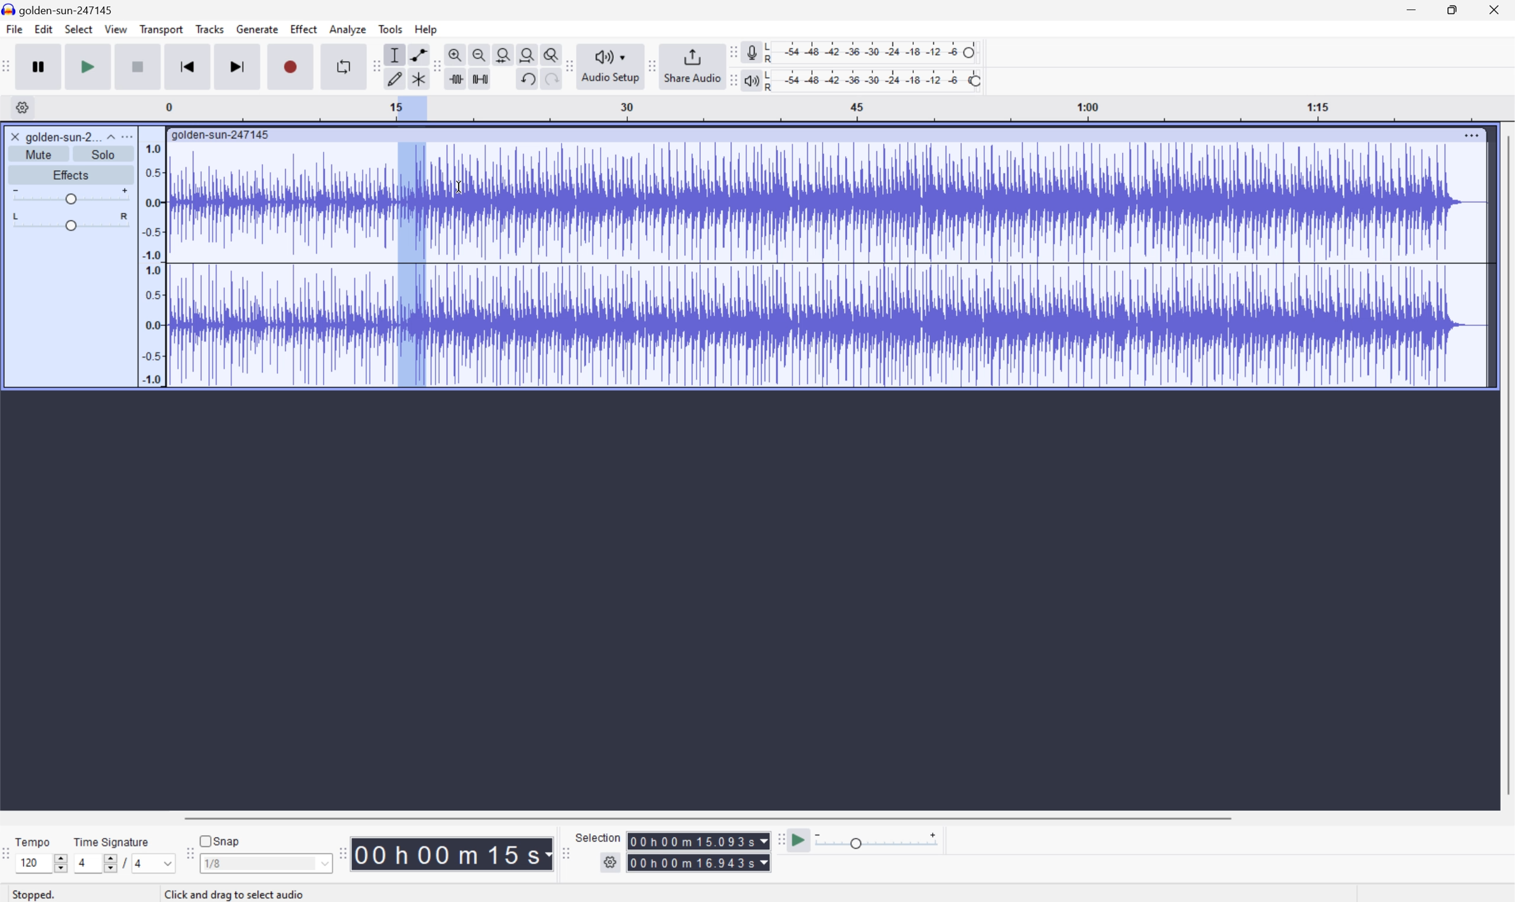 This screenshot has height=902, width=1515. What do you see at coordinates (29, 862) in the screenshot?
I see `120` at bounding box center [29, 862].